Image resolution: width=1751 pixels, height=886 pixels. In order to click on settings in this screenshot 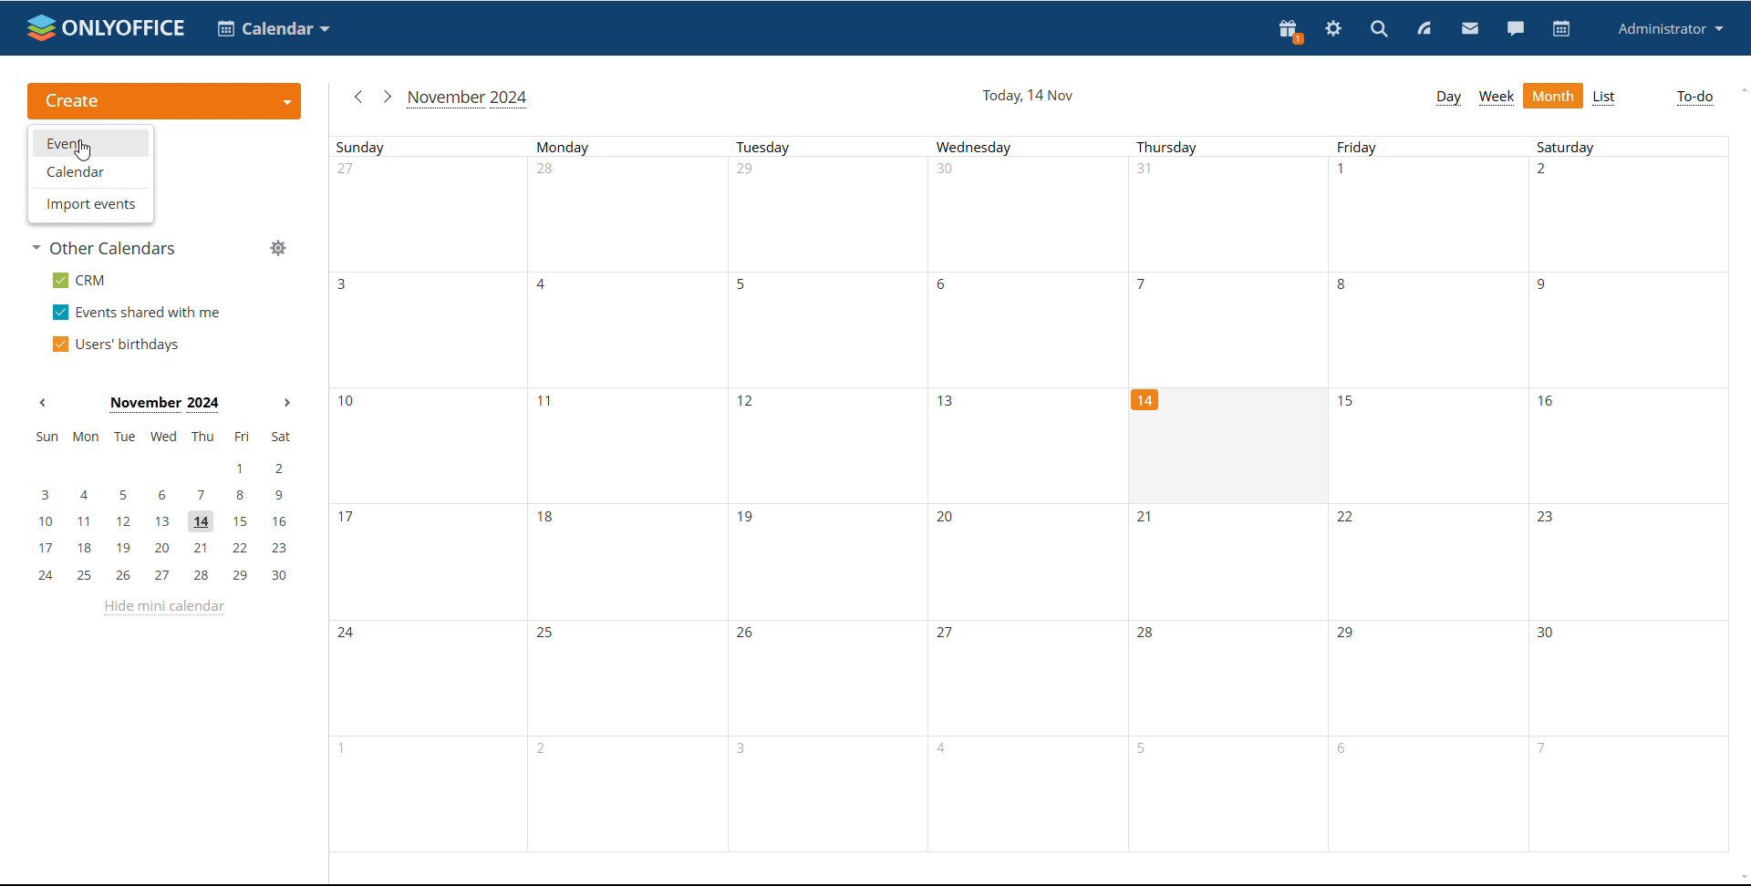, I will do `click(1332, 31)`.